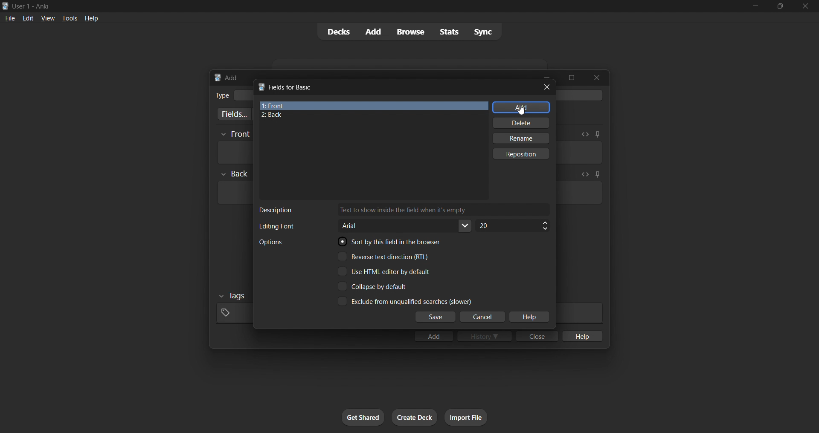  I want to click on add, so click(433, 336).